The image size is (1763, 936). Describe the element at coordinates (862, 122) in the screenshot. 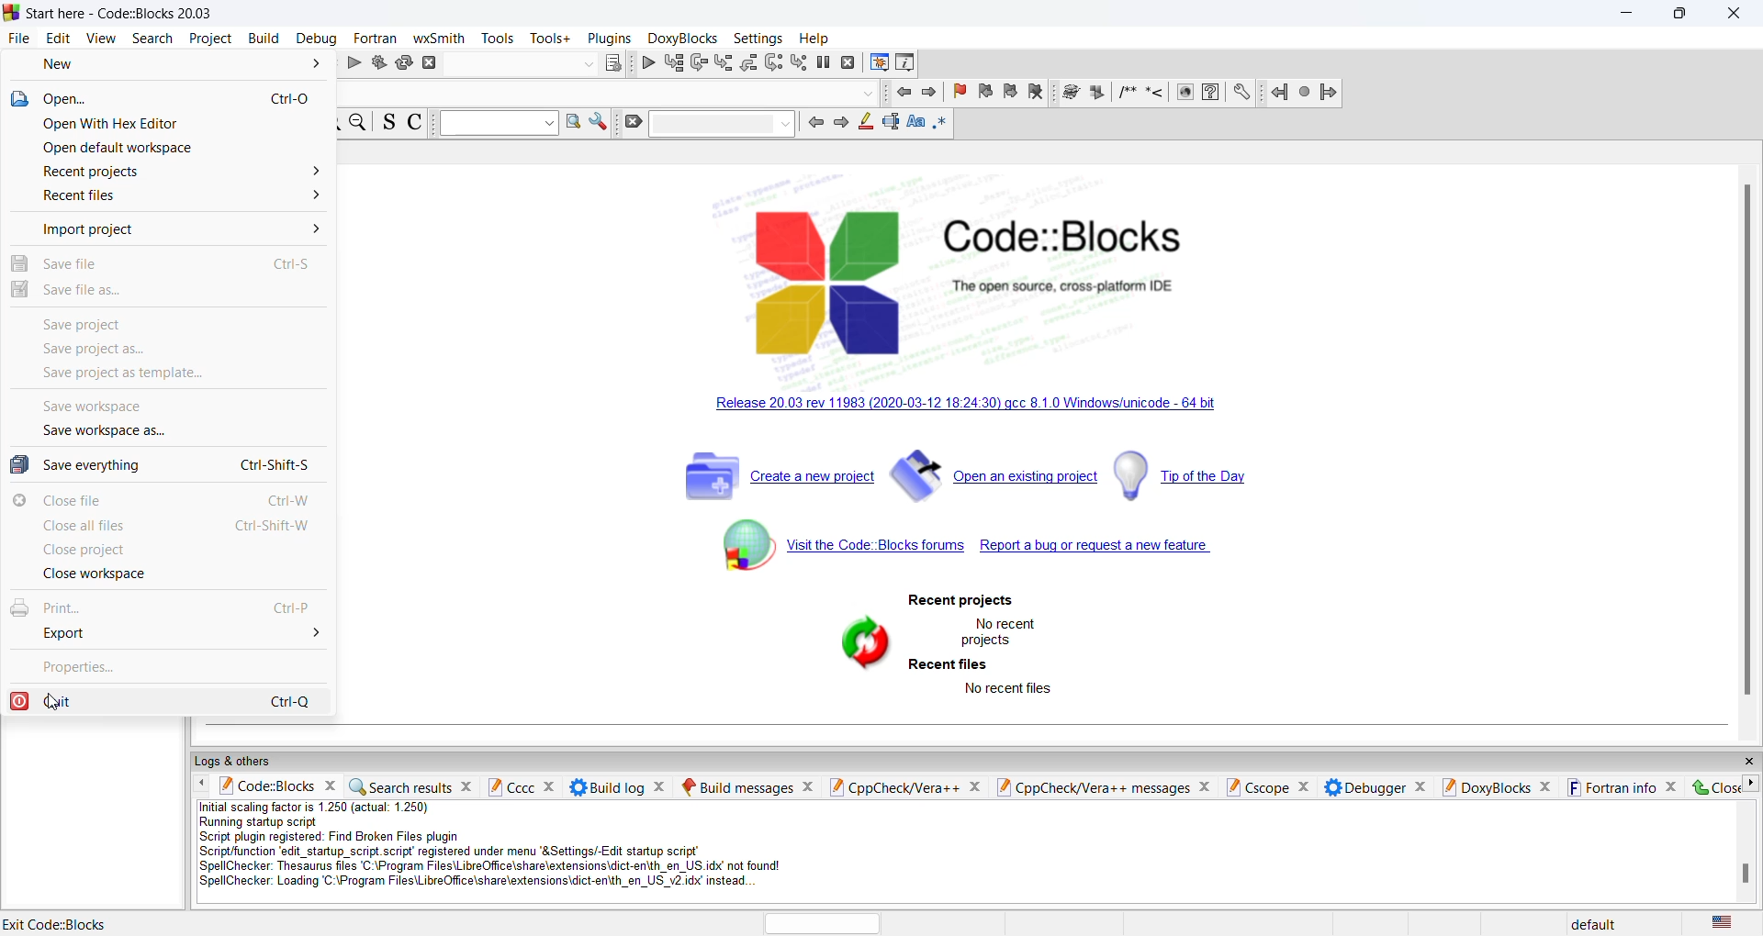

I see `highlight` at that location.